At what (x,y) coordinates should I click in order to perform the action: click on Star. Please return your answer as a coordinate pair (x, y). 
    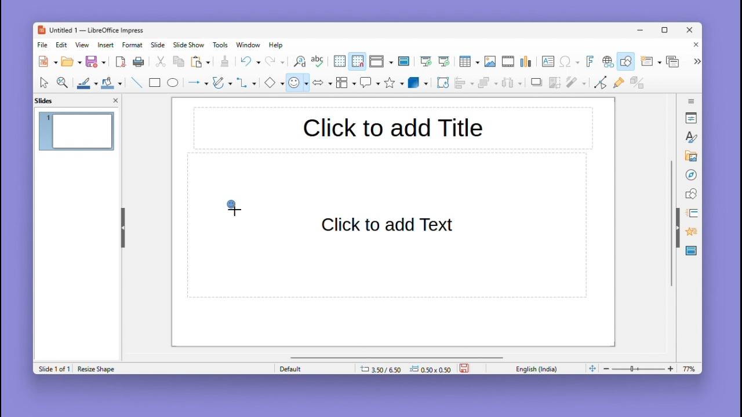
    Looking at the image, I should click on (394, 83).